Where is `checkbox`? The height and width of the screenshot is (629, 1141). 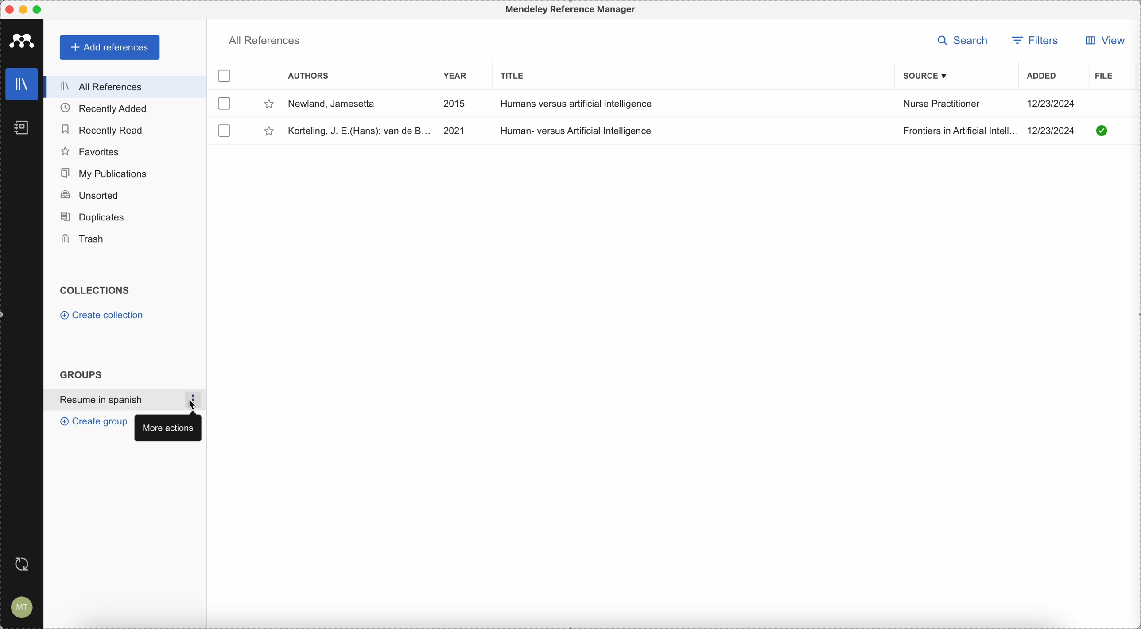
checkbox is located at coordinates (223, 104).